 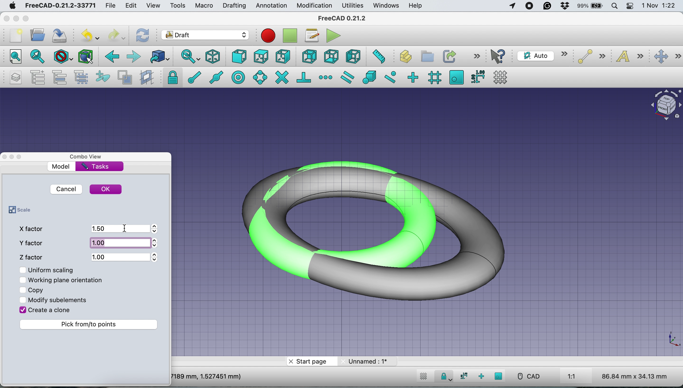 What do you see at coordinates (90, 34) in the screenshot?
I see `undo` at bounding box center [90, 34].